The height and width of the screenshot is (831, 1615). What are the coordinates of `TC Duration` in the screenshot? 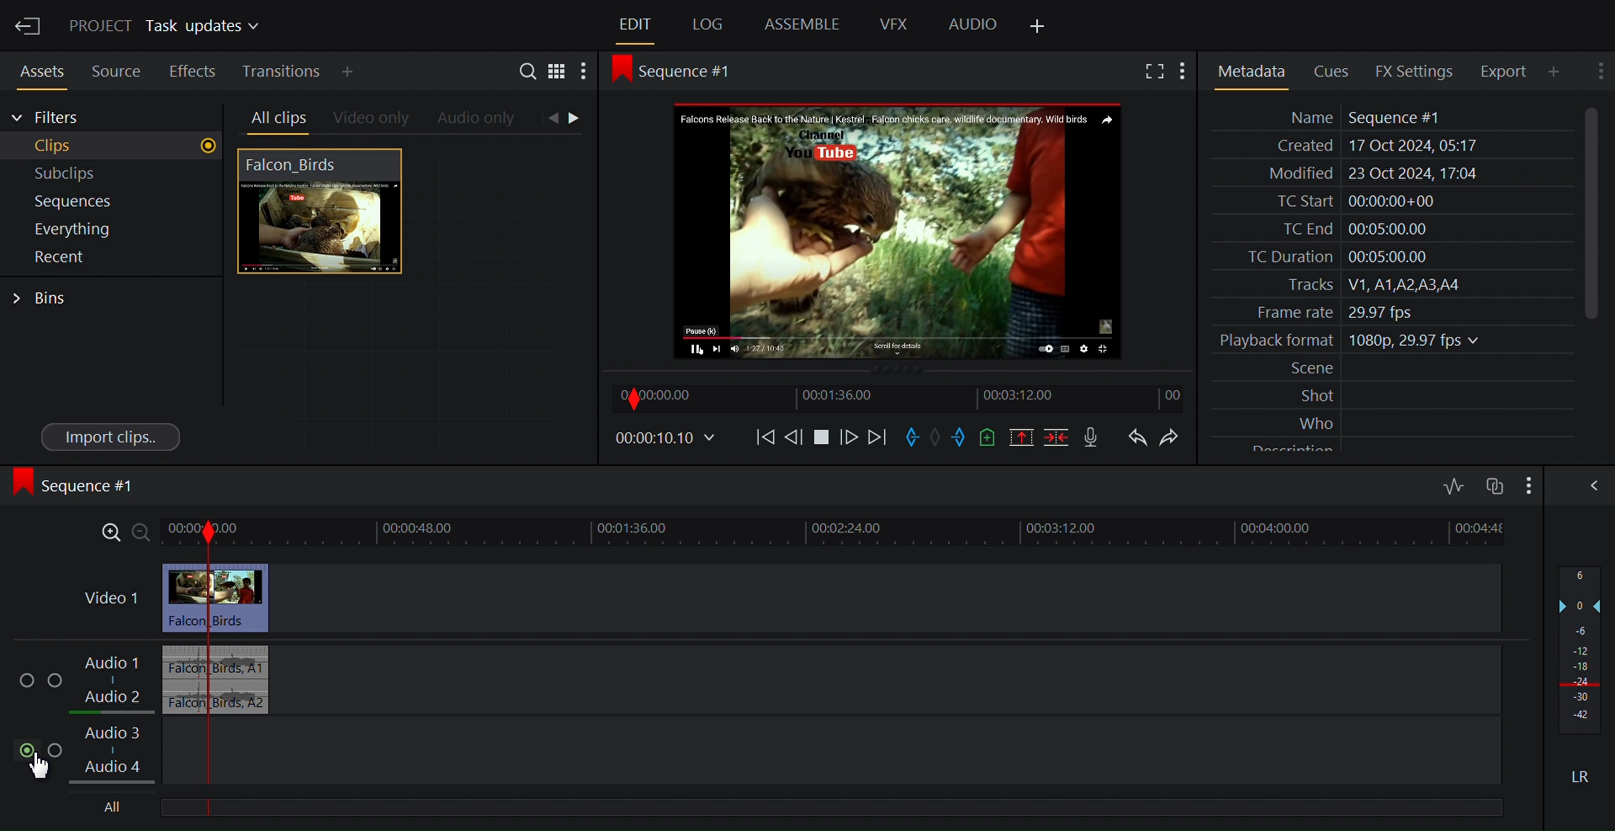 It's located at (1390, 257).